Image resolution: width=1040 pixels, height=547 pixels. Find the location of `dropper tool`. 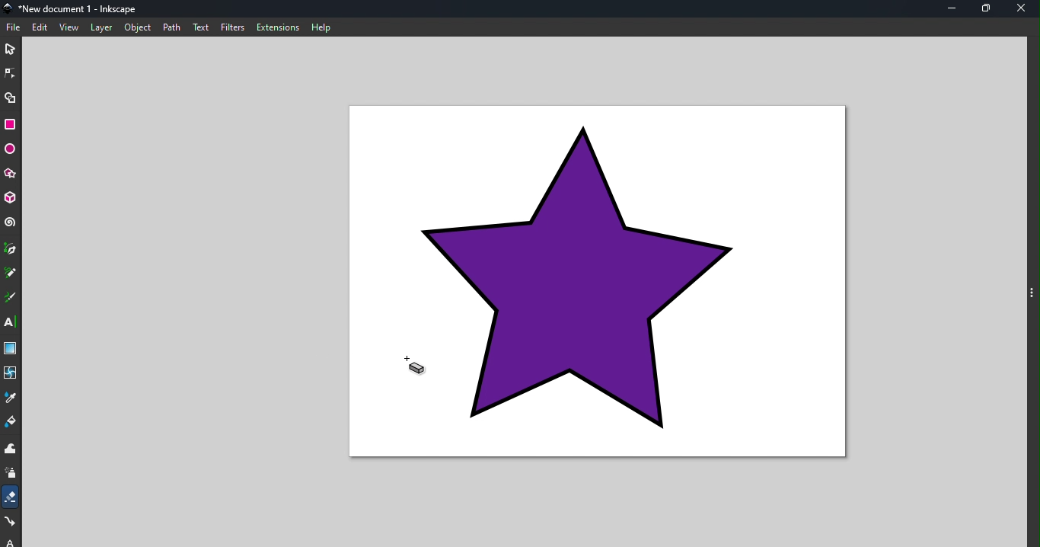

dropper tool is located at coordinates (11, 397).